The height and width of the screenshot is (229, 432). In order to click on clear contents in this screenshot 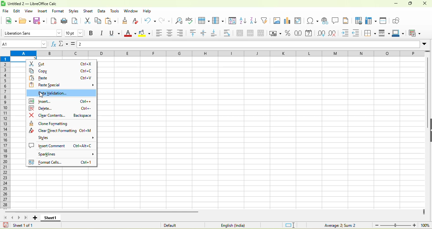, I will do `click(61, 116)`.